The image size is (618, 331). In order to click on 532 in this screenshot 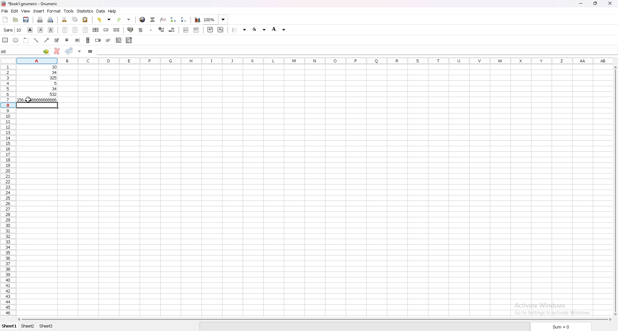, I will do `click(40, 94)`.